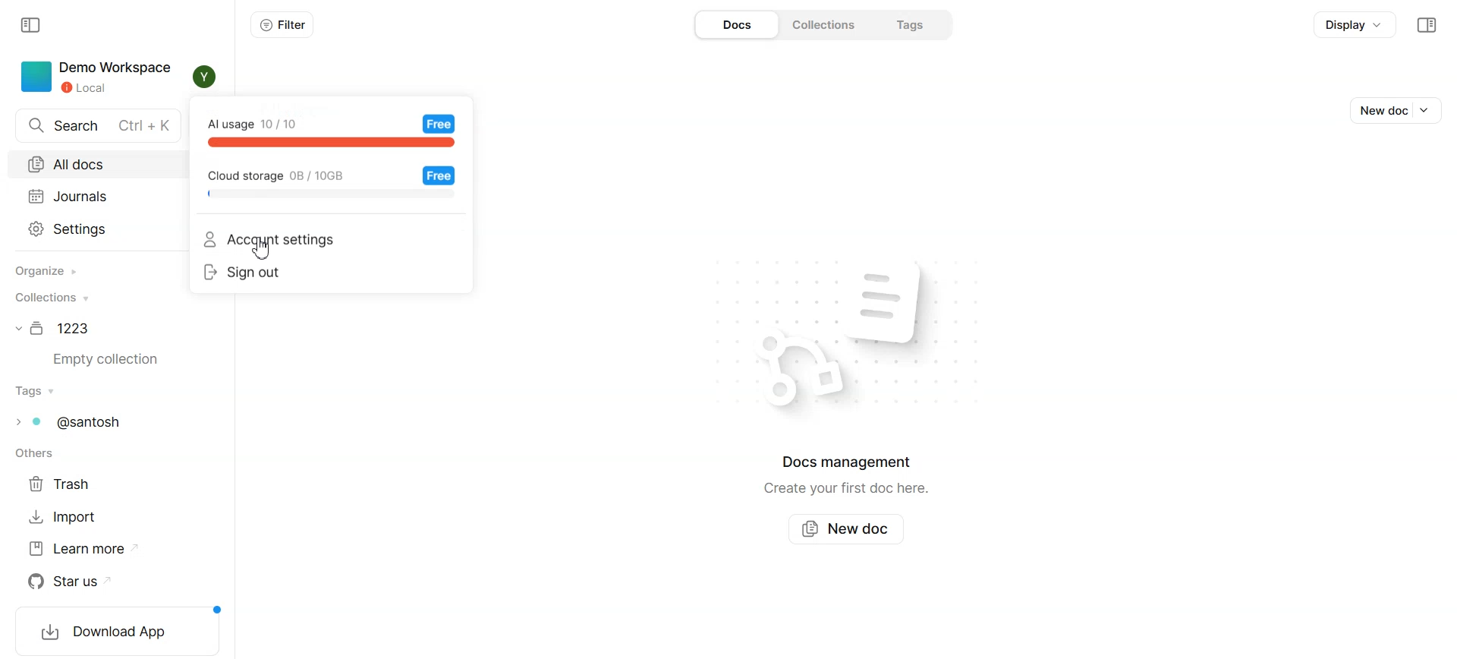 The height and width of the screenshot is (659, 1457). What do you see at coordinates (112, 360) in the screenshot?
I see `empty collection` at bounding box center [112, 360].